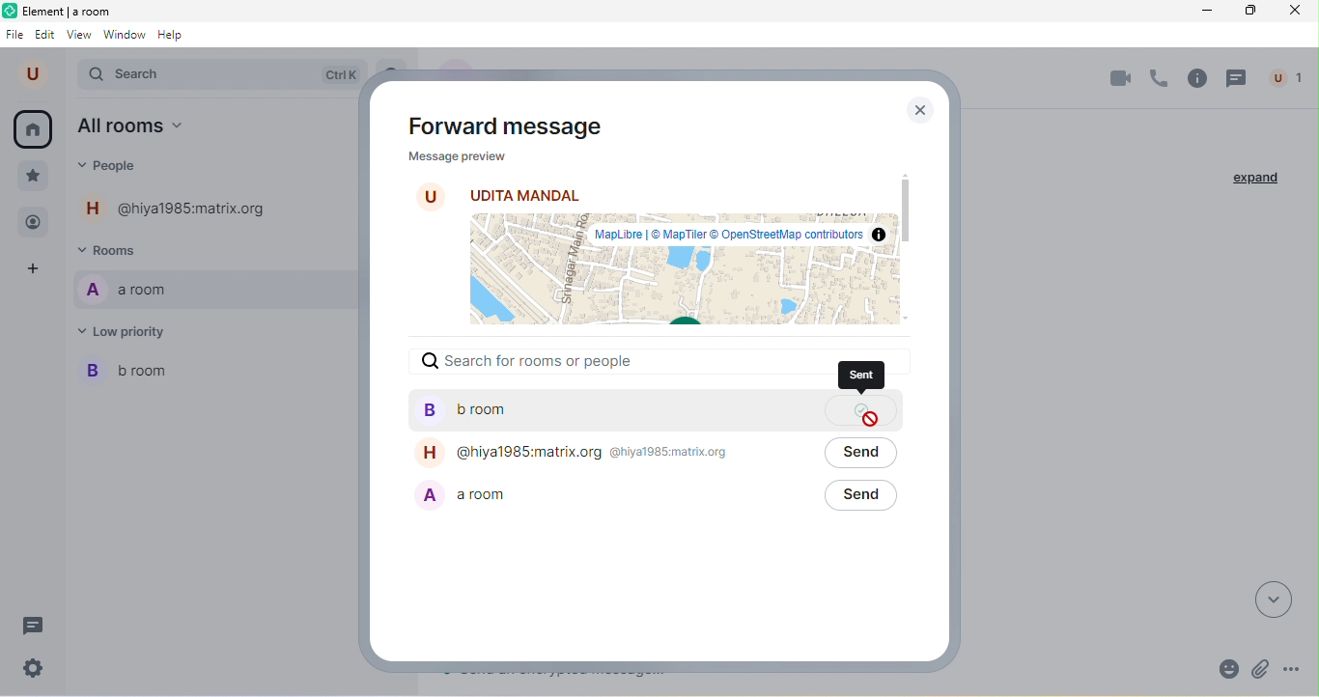 The width and height of the screenshot is (1319, 697). Describe the element at coordinates (36, 74) in the screenshot. I see `account` at that location.